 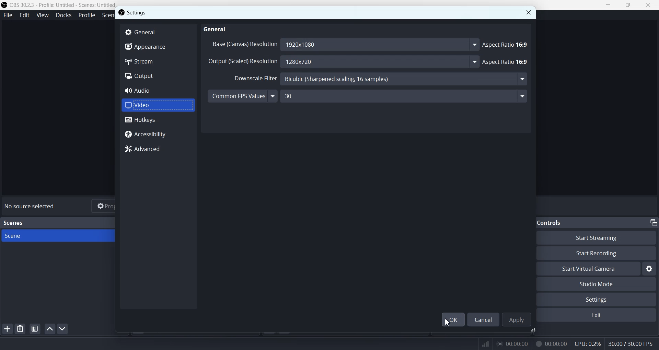 What do you see at coordinates (599, 316) in the screenshot?
I see `Exit` at bounding box center [599, 316].